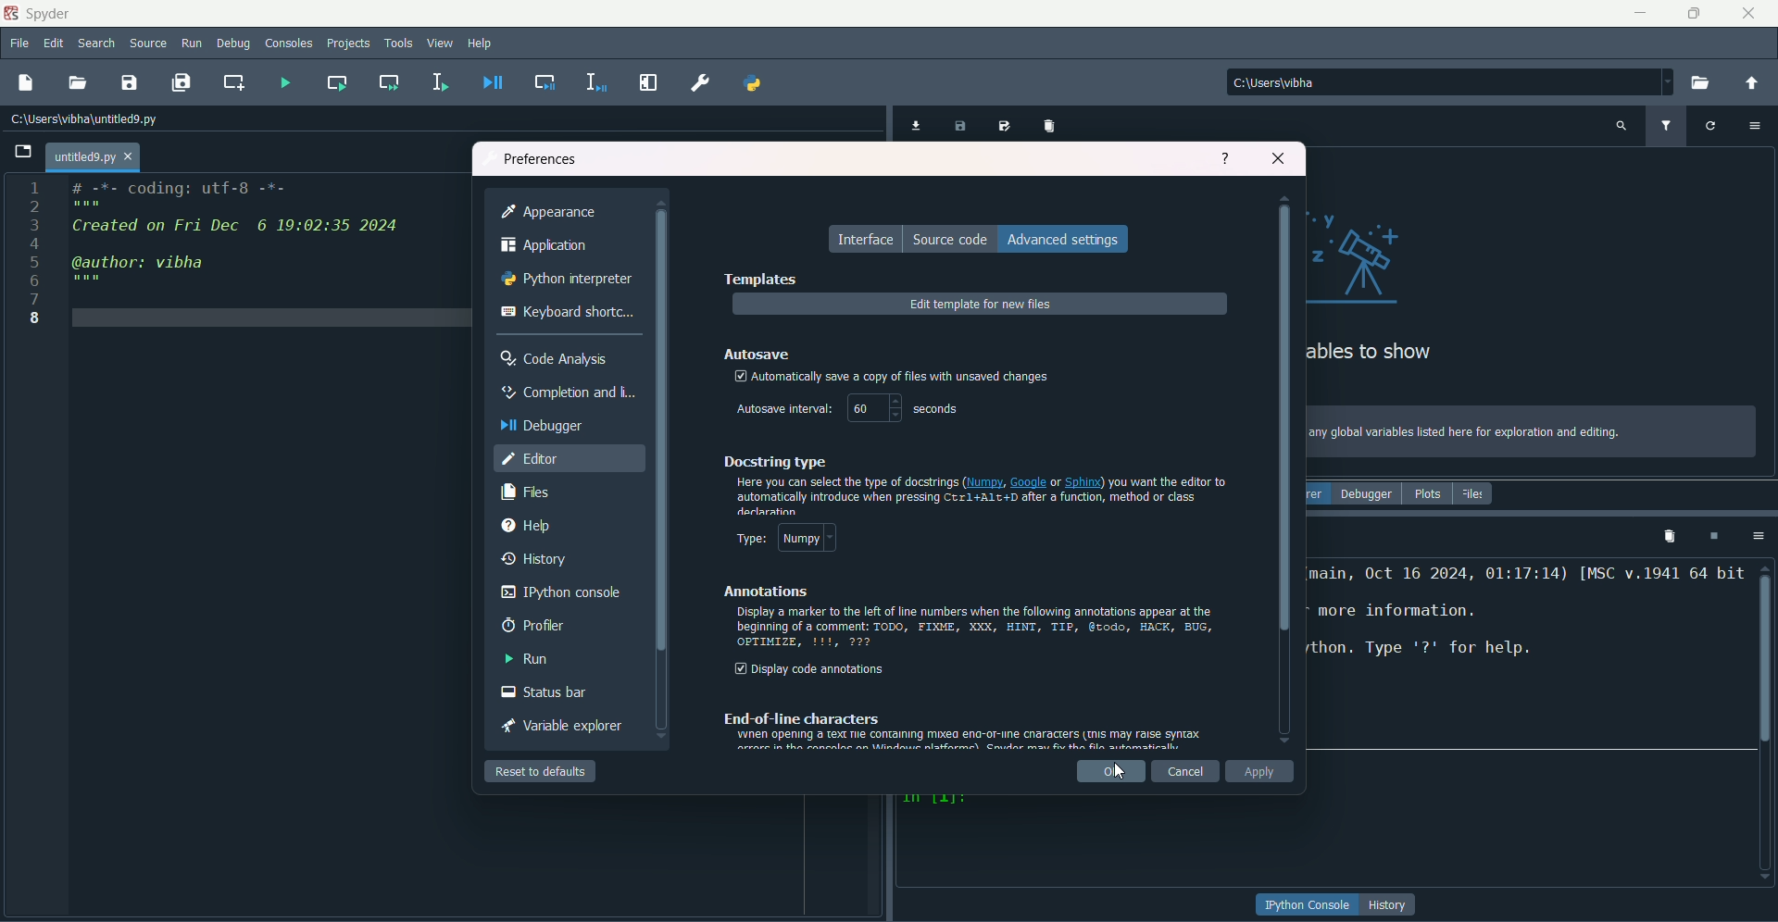 This screenshot has height=922, width=1778. Describe the element at coordinates (1371, 255) in the screenshot. I see `graphics` at that location.